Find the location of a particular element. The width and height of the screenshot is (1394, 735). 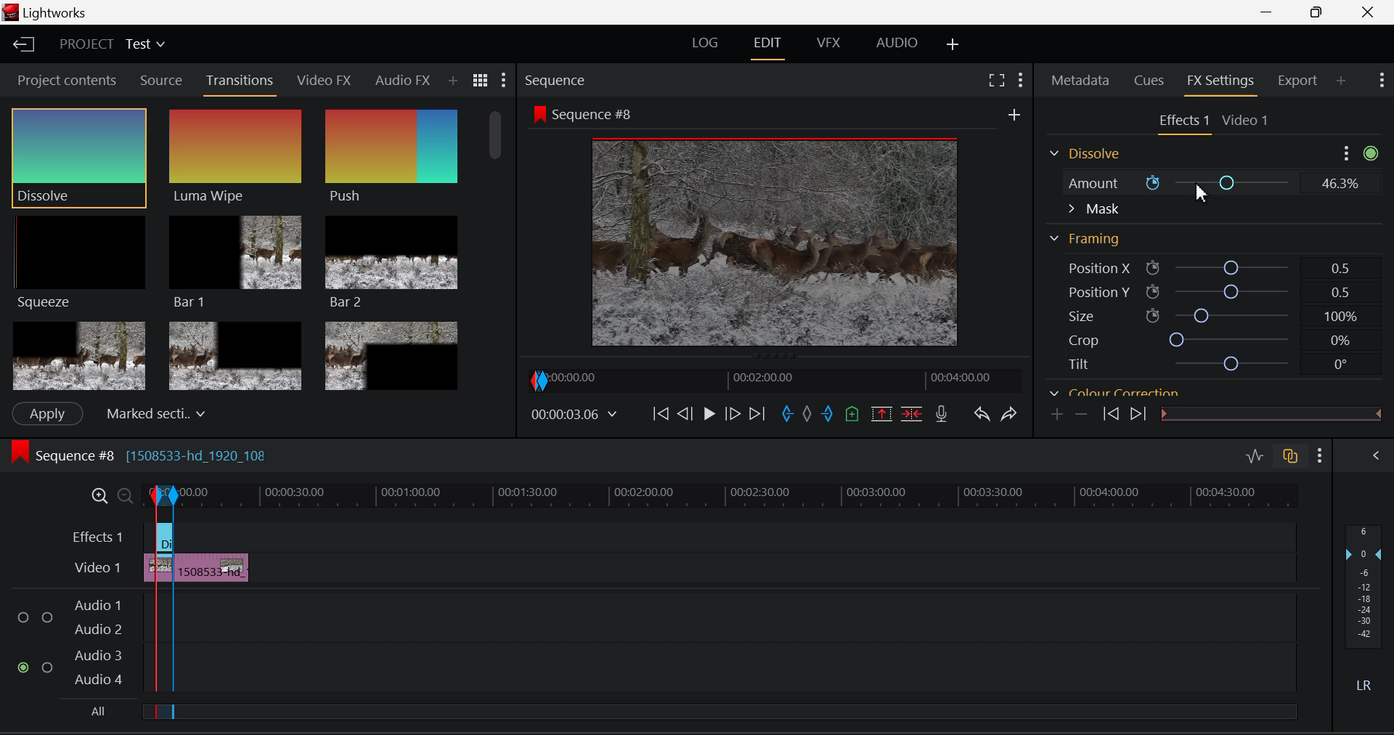

Audio FX is located at coordinates (403, 80).